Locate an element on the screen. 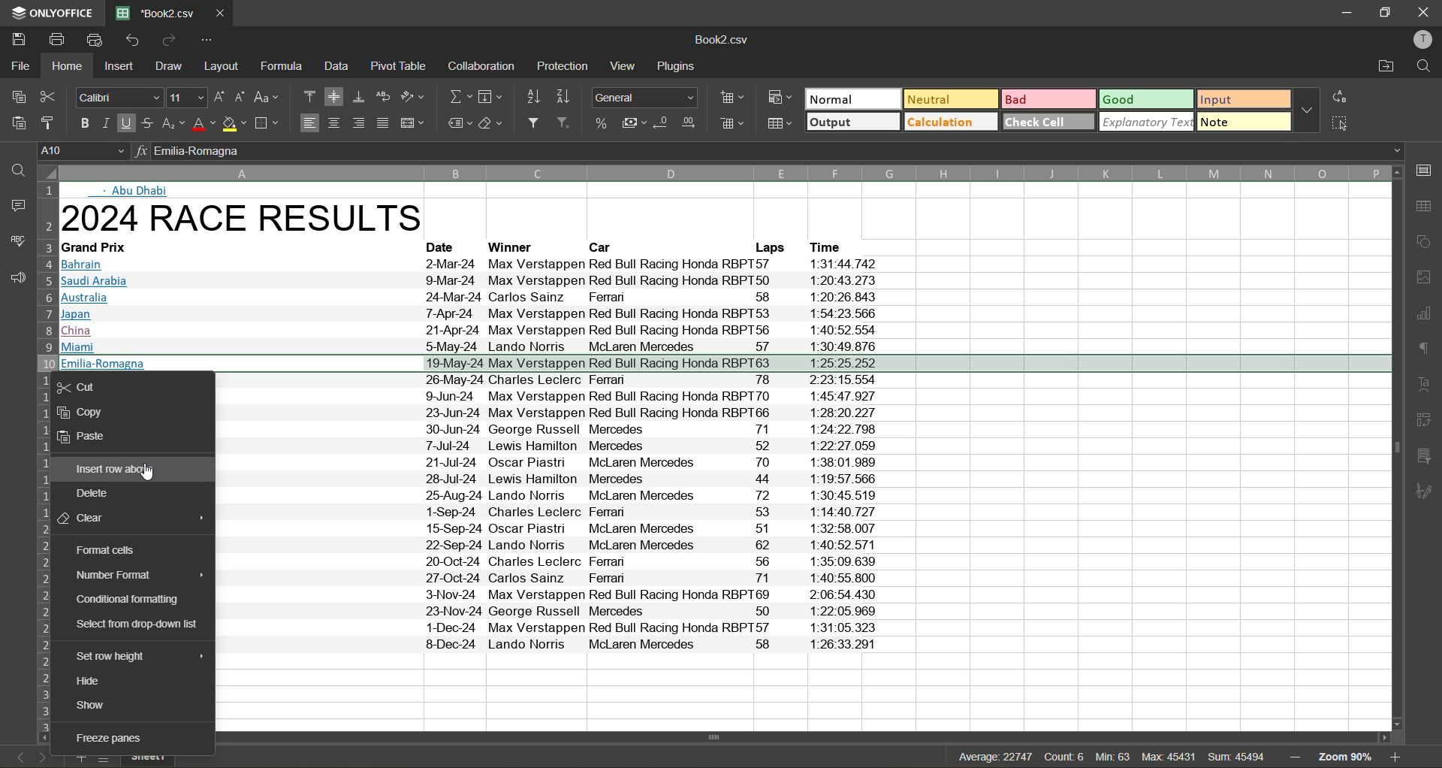  United States 20-Oct-24 Charles Leclerc Ferman 56 1:35:09.639 is located at coordinates (551, 562).